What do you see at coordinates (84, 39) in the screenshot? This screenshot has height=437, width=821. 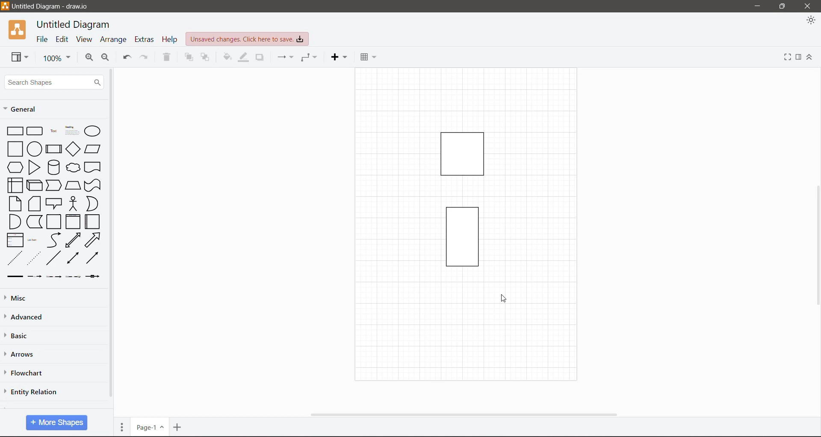 I see `View` at bounding box center [84, 39].